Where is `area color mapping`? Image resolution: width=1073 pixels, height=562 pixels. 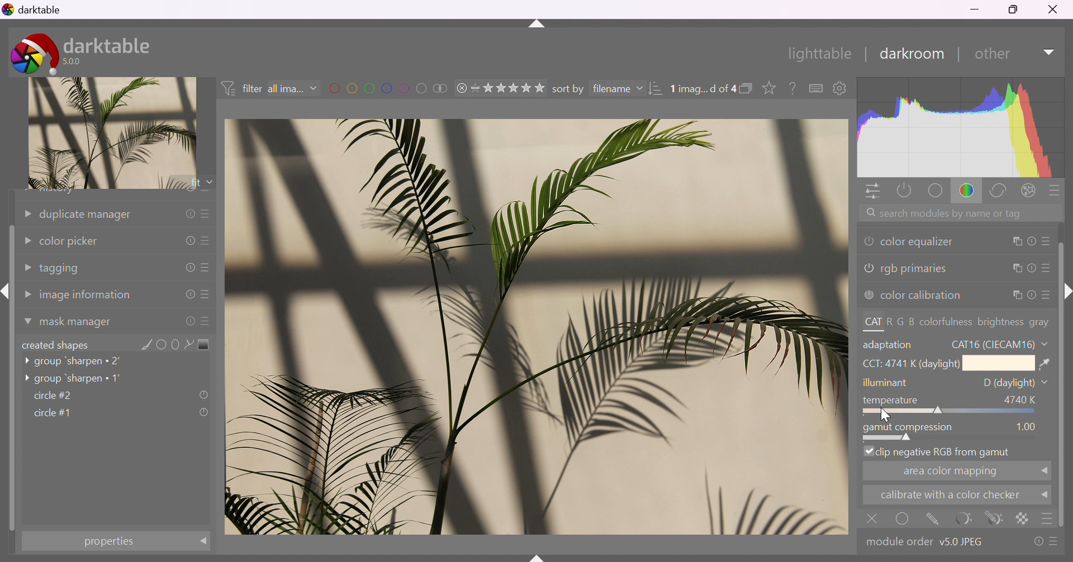 area color mapping is located at coordinates (954, 471).